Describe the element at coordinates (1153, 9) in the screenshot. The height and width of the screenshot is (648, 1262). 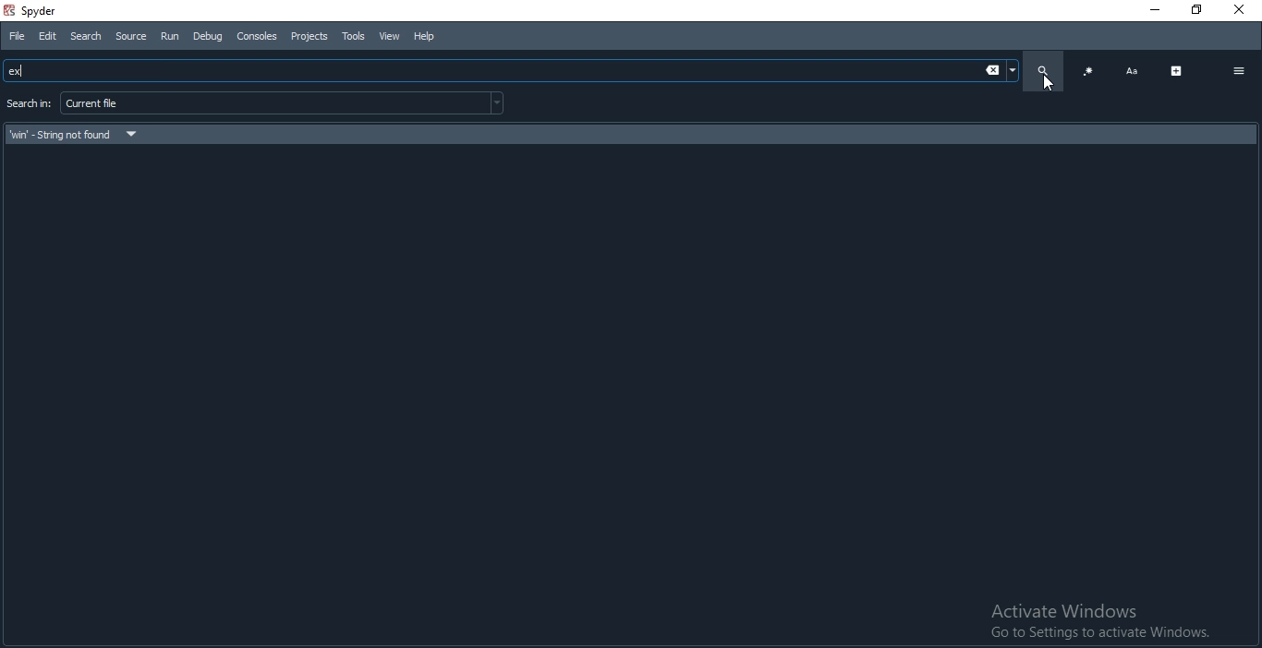
I see `Minimise` at that location.